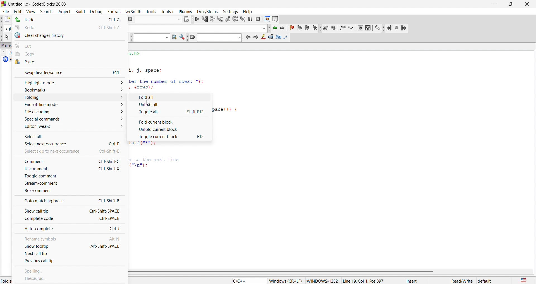 This screenshot has height=284, width=536. I want to click on project, so click(63, 11).